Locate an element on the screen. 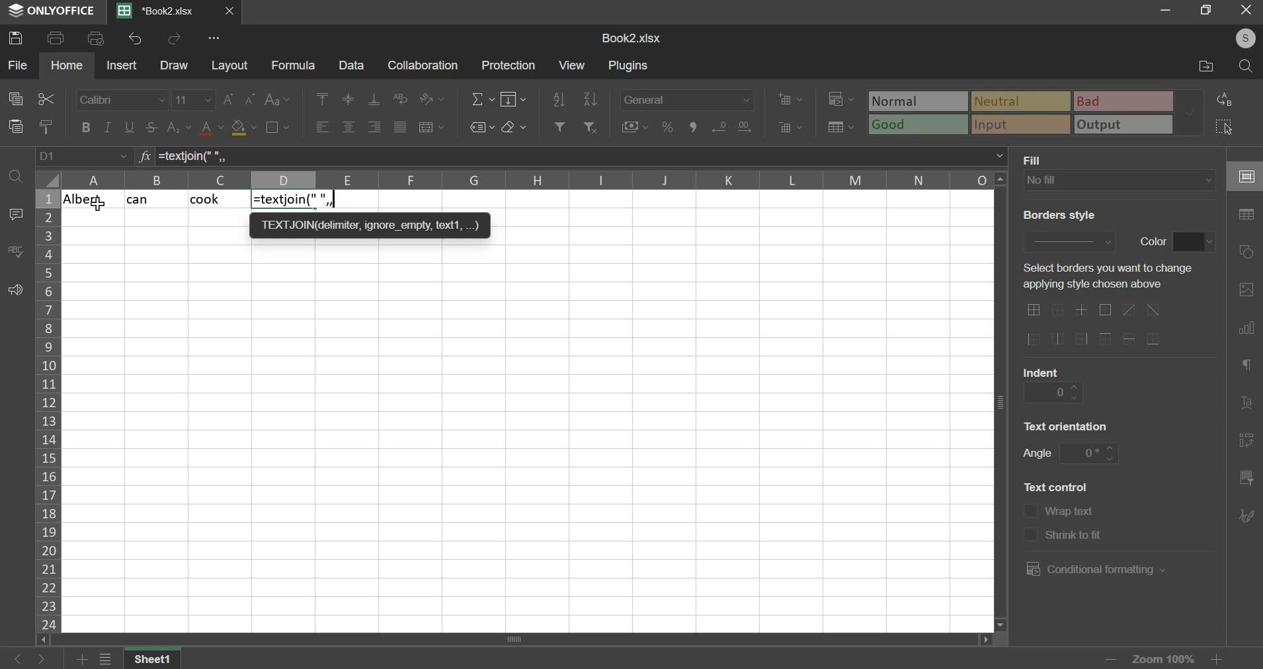 This screenshot has width=1263, height=669. merge & center is located at coordinates (432, 127).